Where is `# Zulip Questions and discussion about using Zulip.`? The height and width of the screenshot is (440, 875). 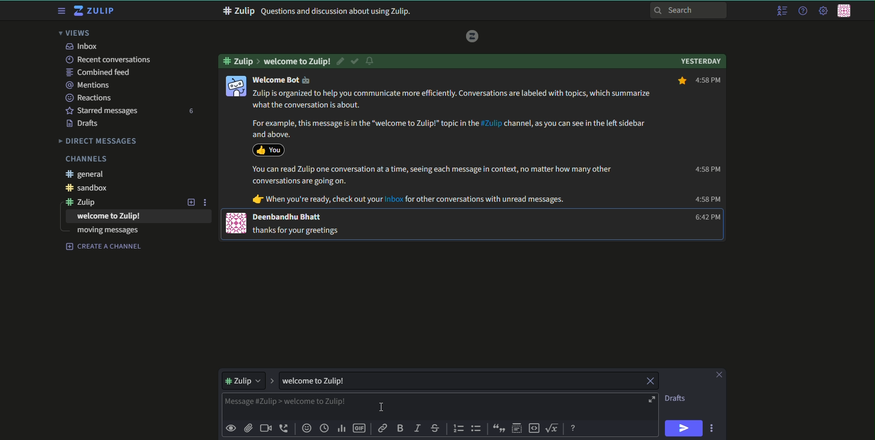
# Zulip Questions and discussion about using Zulip. is located at coordinates (320, 11).